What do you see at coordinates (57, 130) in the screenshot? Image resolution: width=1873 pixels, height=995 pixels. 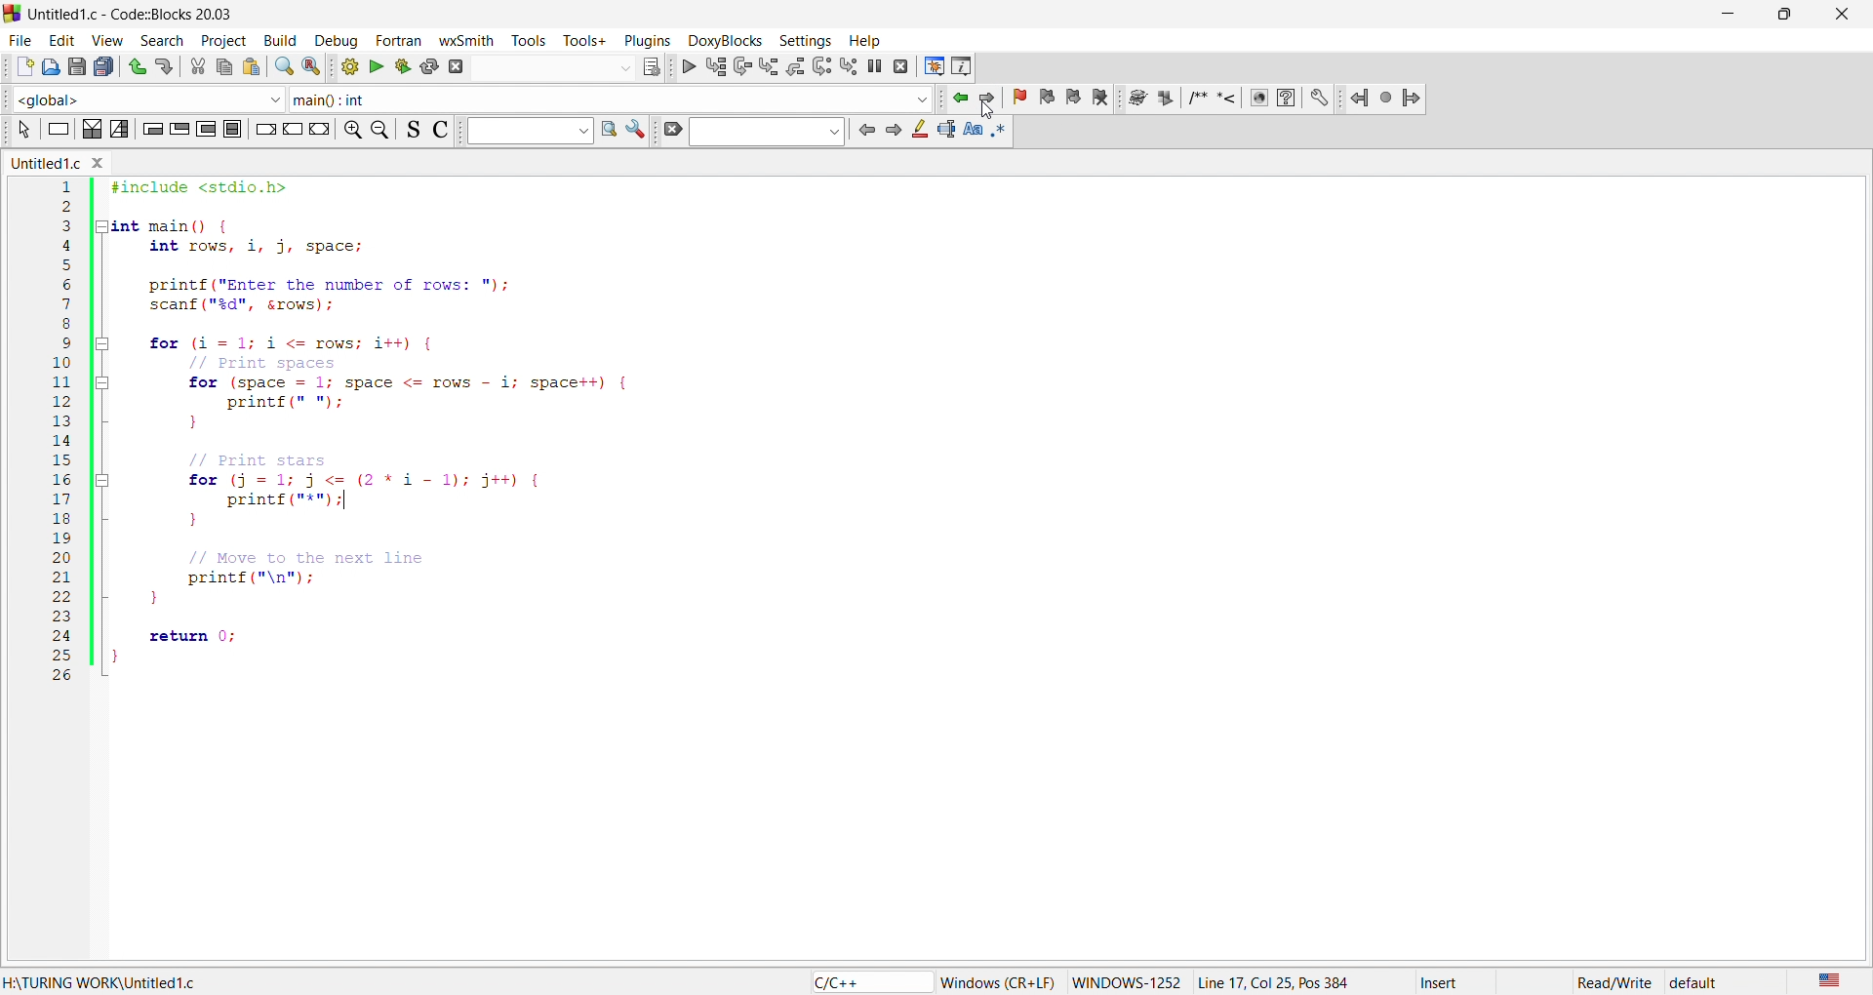 I see `icon` at bounding box center [57, 130].